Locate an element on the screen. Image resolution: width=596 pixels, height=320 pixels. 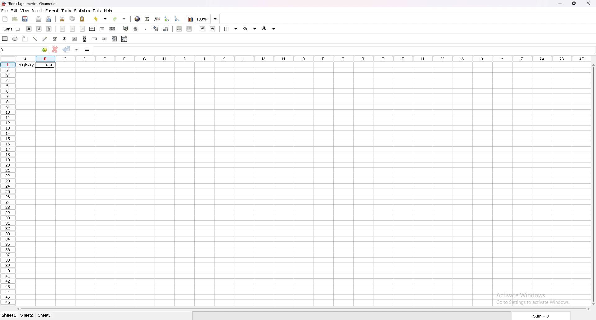
list is located at coordinates (115, 39).